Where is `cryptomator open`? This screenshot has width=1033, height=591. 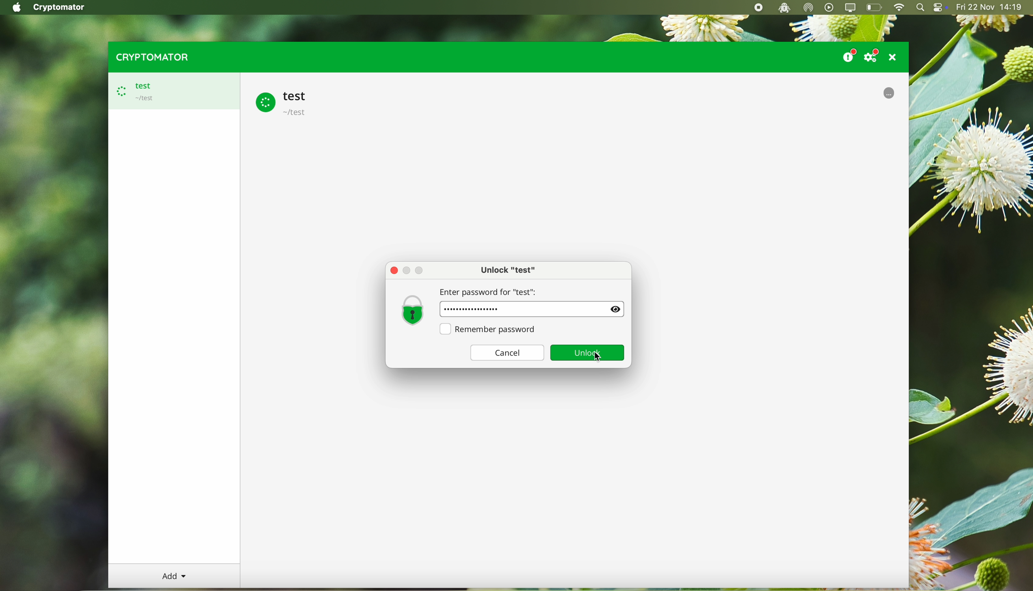 cryptomator open is located at coordinates (782, 8).